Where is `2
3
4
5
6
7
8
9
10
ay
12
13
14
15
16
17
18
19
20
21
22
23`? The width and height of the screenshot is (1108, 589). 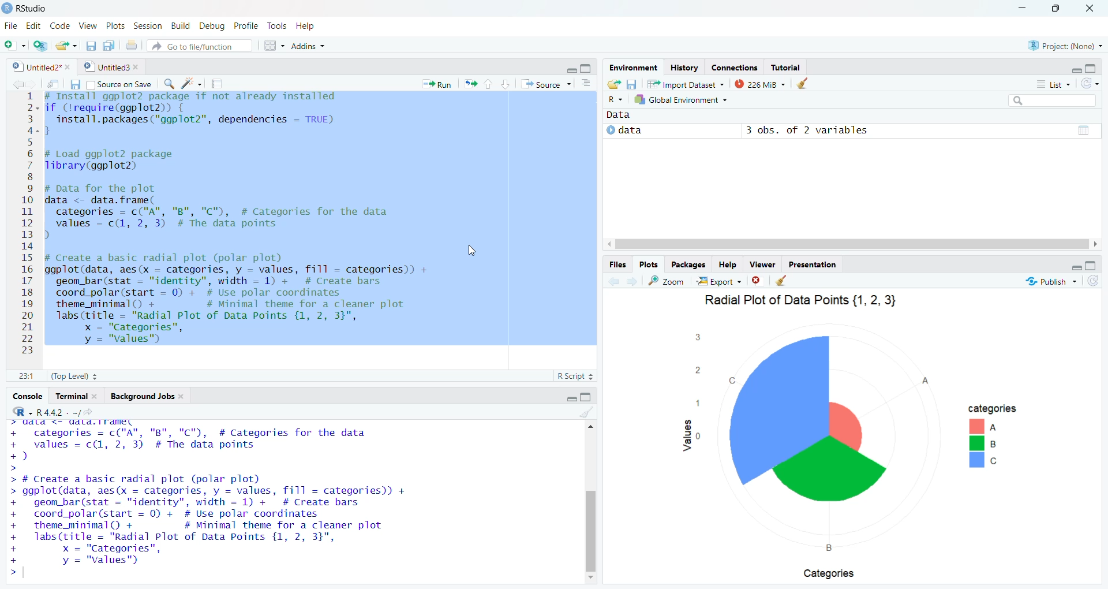 2
3
4
5
6
7
8
9
10
ay
12
13
14
15
16
17
18
19
20
21
22
23 is located at coordinates (27, 227).